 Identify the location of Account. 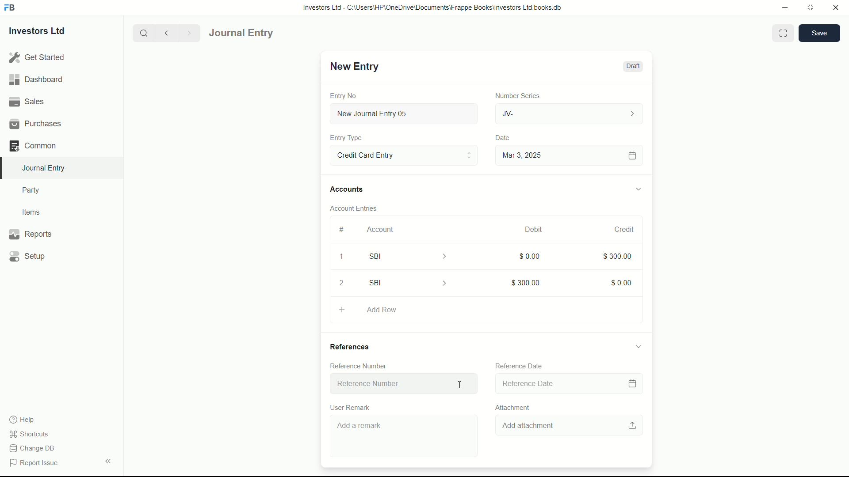
(381, 229).